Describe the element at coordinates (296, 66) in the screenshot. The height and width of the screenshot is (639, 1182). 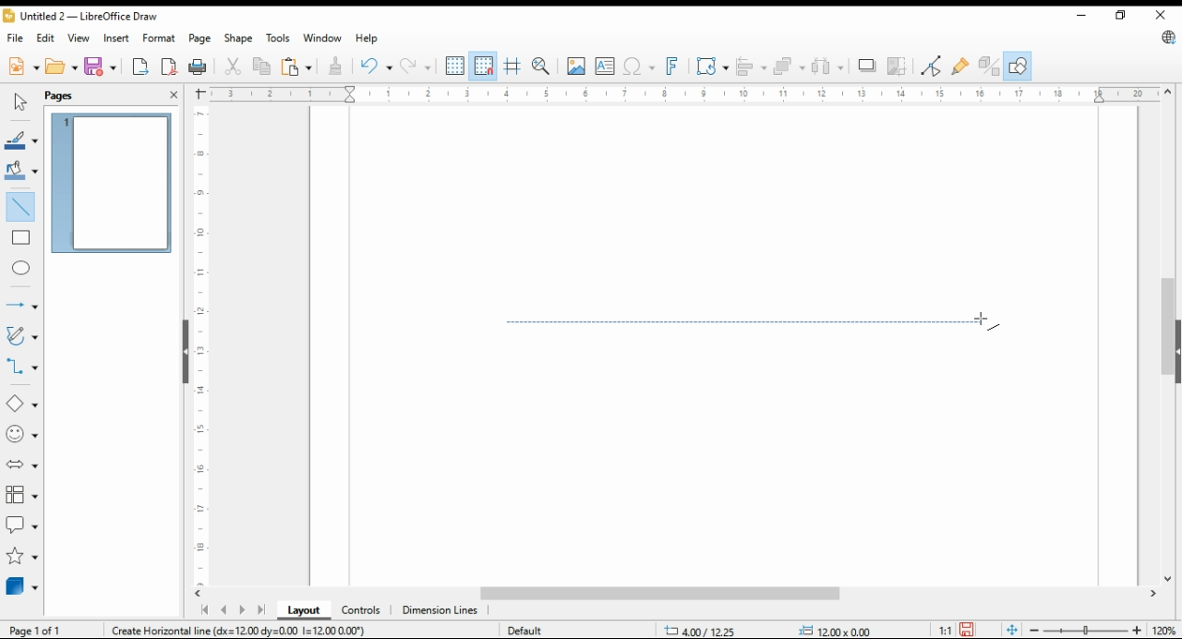
I see `paste` at that location.